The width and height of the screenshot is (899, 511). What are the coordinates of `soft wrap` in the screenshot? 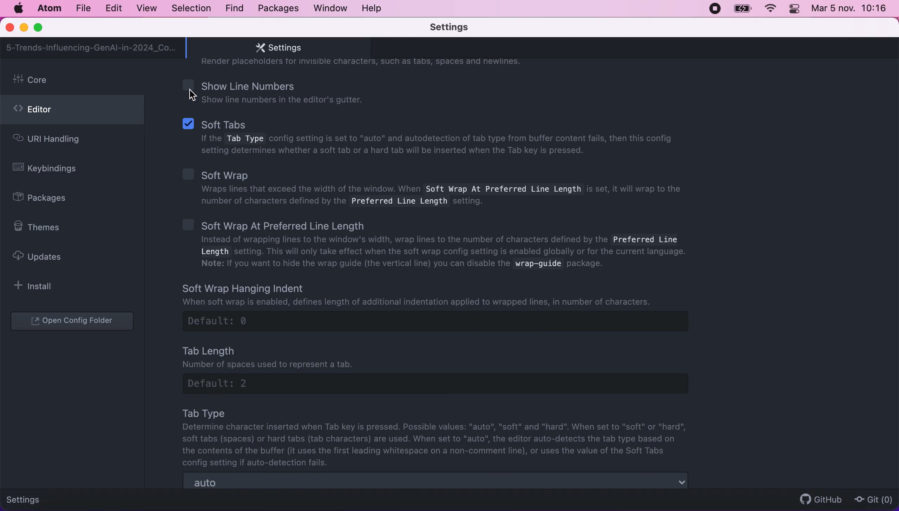 It's located at (433, 186).